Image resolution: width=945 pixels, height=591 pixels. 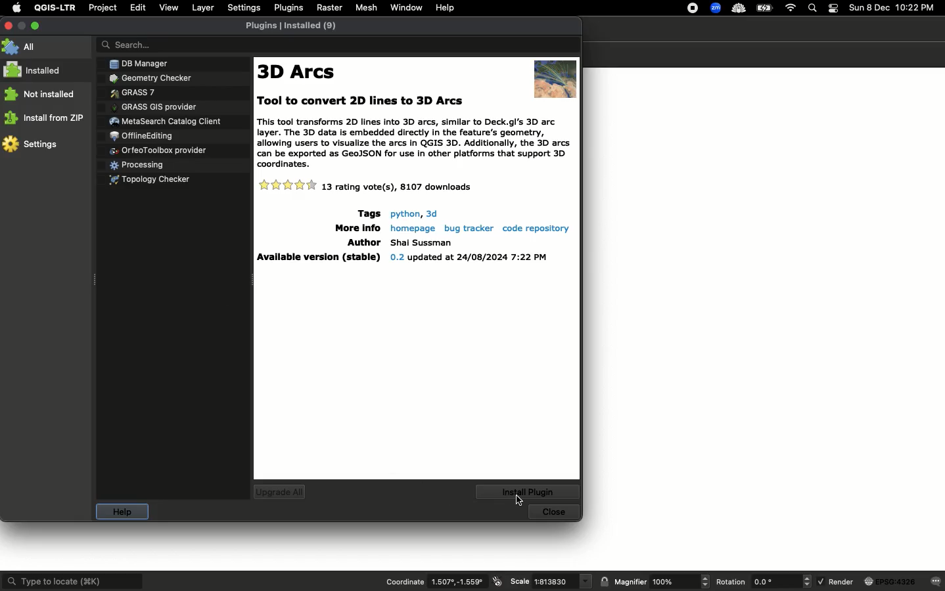 I want to click on Search, so click(x=813, y=8).